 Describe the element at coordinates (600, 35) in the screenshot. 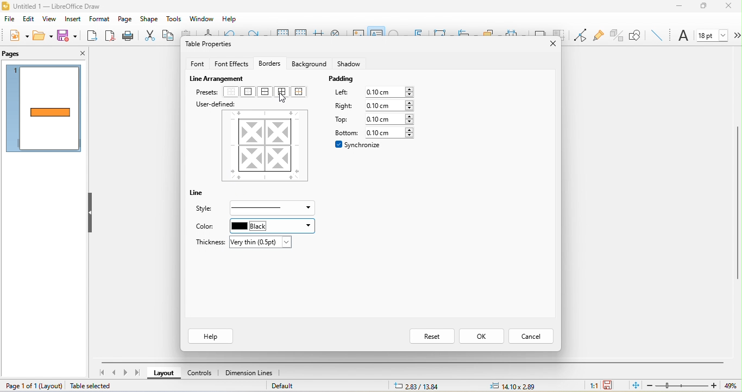

I see `gluepoint function` at that location.